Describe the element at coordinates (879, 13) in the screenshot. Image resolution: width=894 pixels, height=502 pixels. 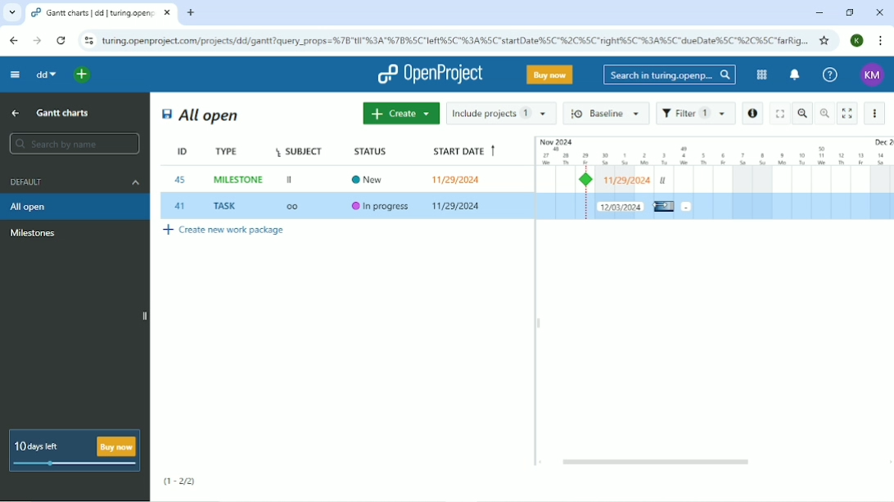
I see `Close` at that location.